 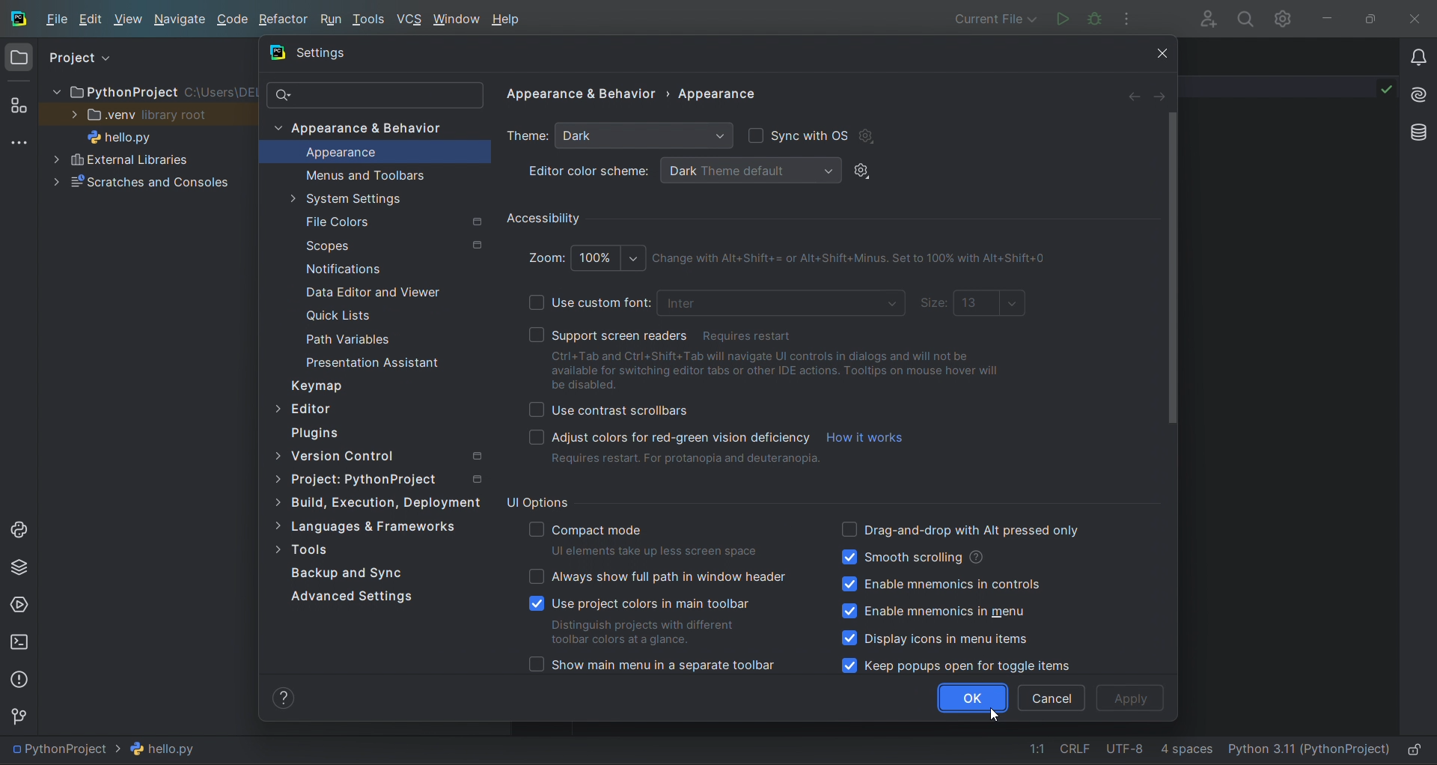 What do you see at coordinates (1418, 94) in the screenshot?
I see `ai assistant` at bounding box center [1418, 94].